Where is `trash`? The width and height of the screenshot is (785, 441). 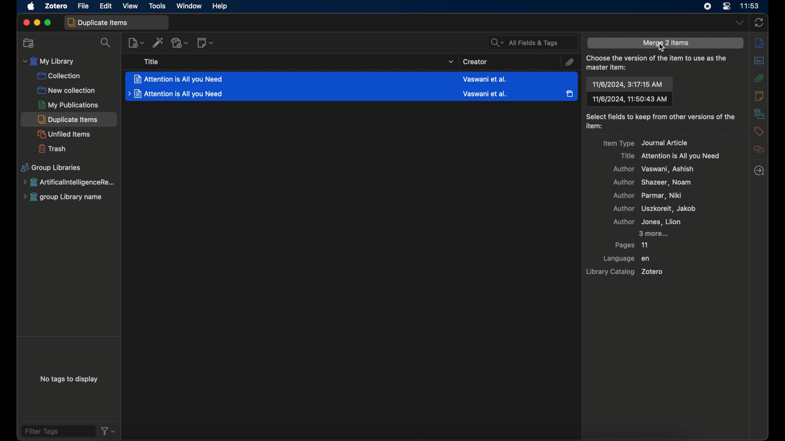 trash is located at coordinates (52, 149).